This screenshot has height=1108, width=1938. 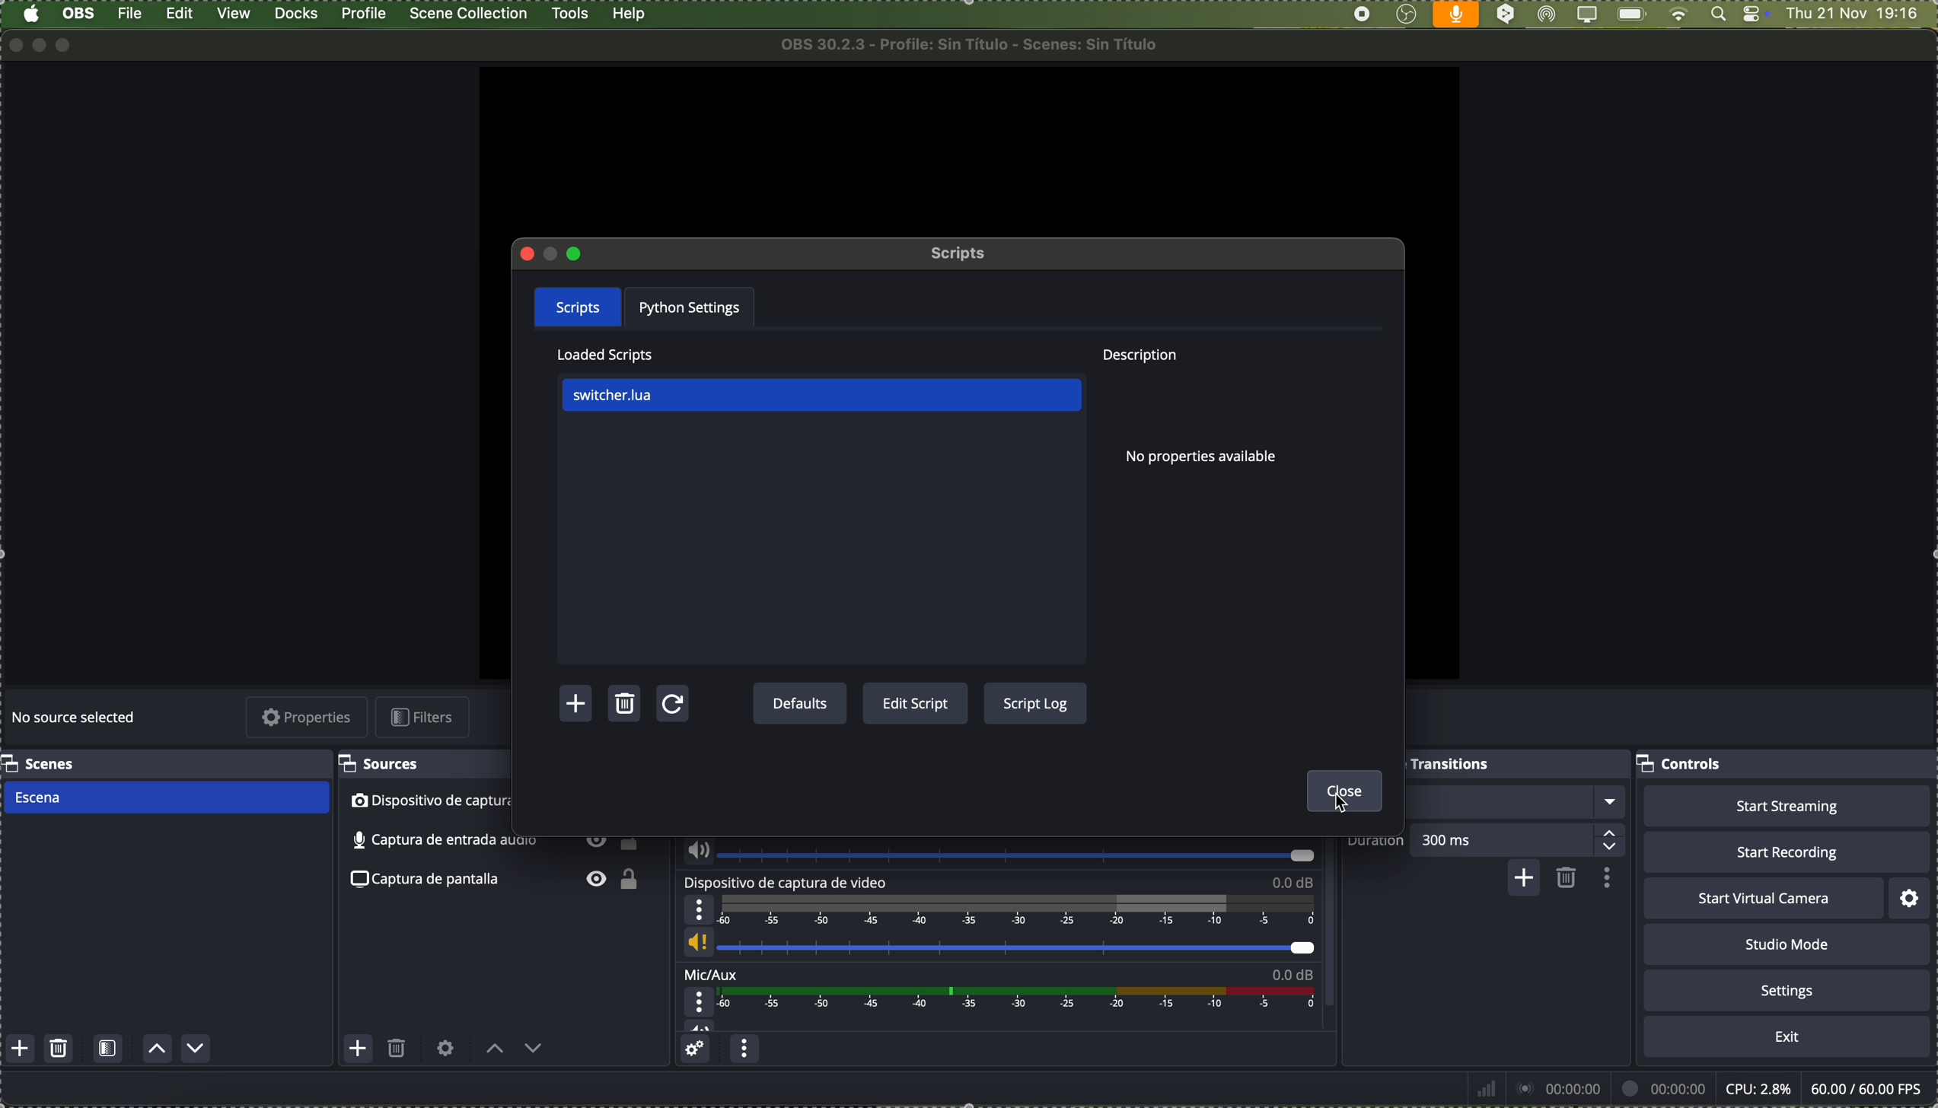 I want to click on start streaming, so click(x=1787, y=806).